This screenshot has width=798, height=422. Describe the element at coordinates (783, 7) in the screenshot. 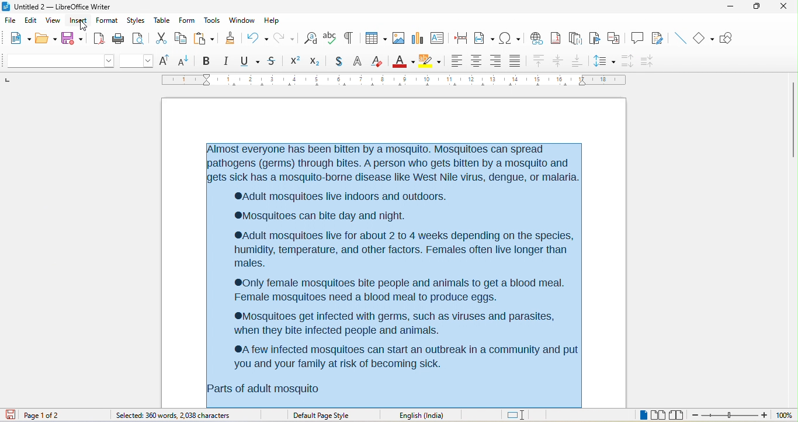

I see `close` at that location.